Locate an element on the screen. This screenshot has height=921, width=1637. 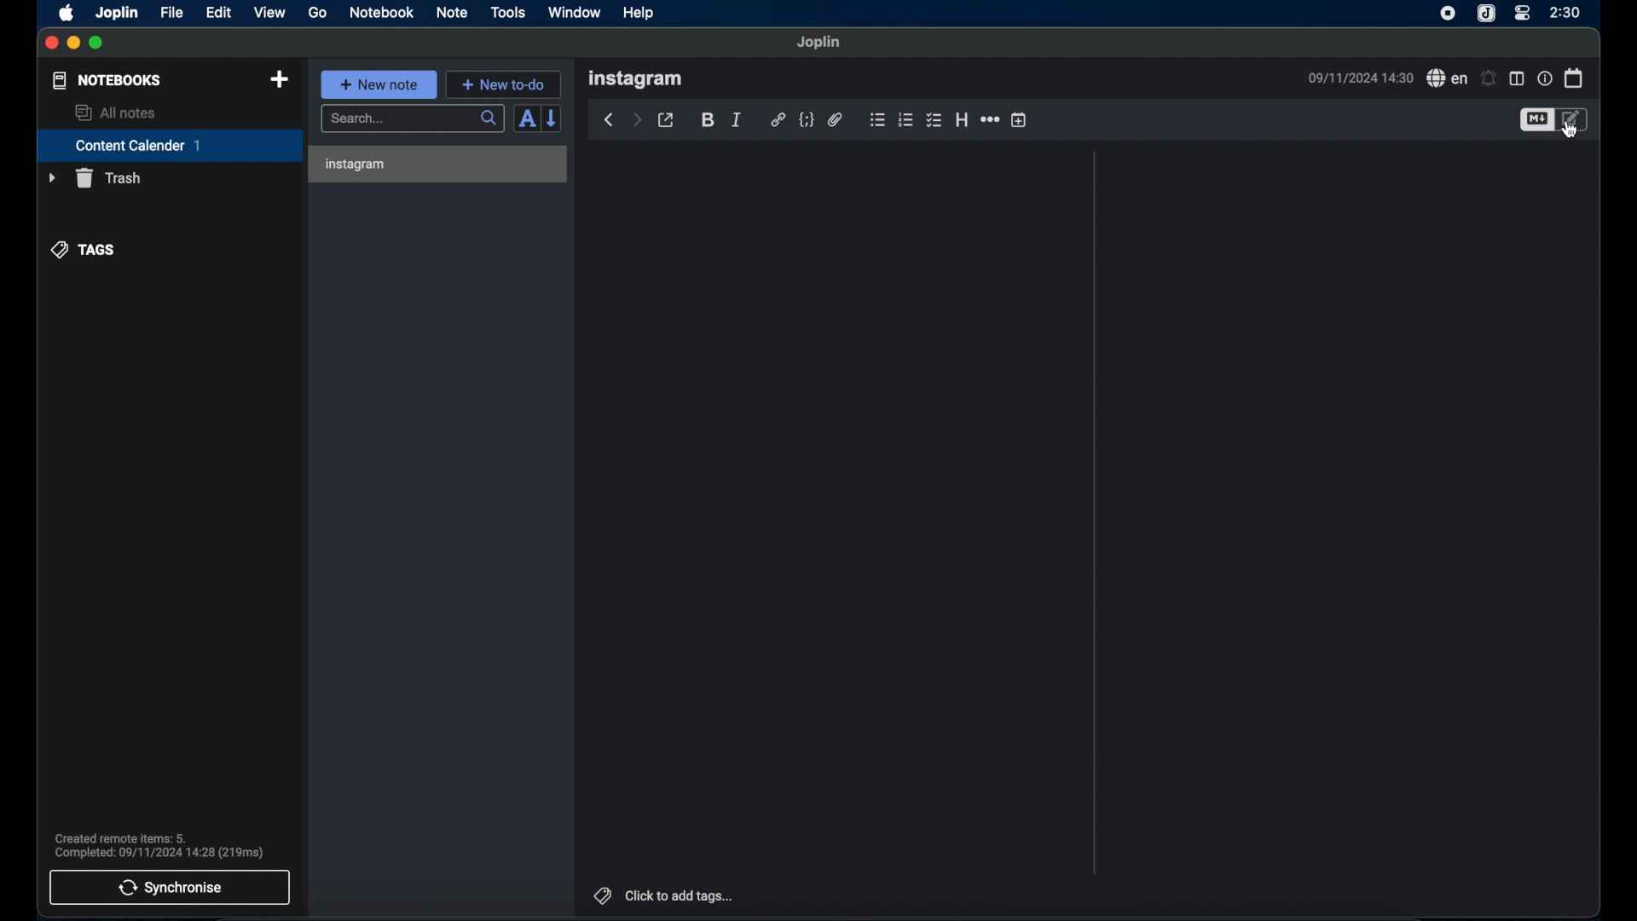
joplin icon is located at coordinates (1485, 14).